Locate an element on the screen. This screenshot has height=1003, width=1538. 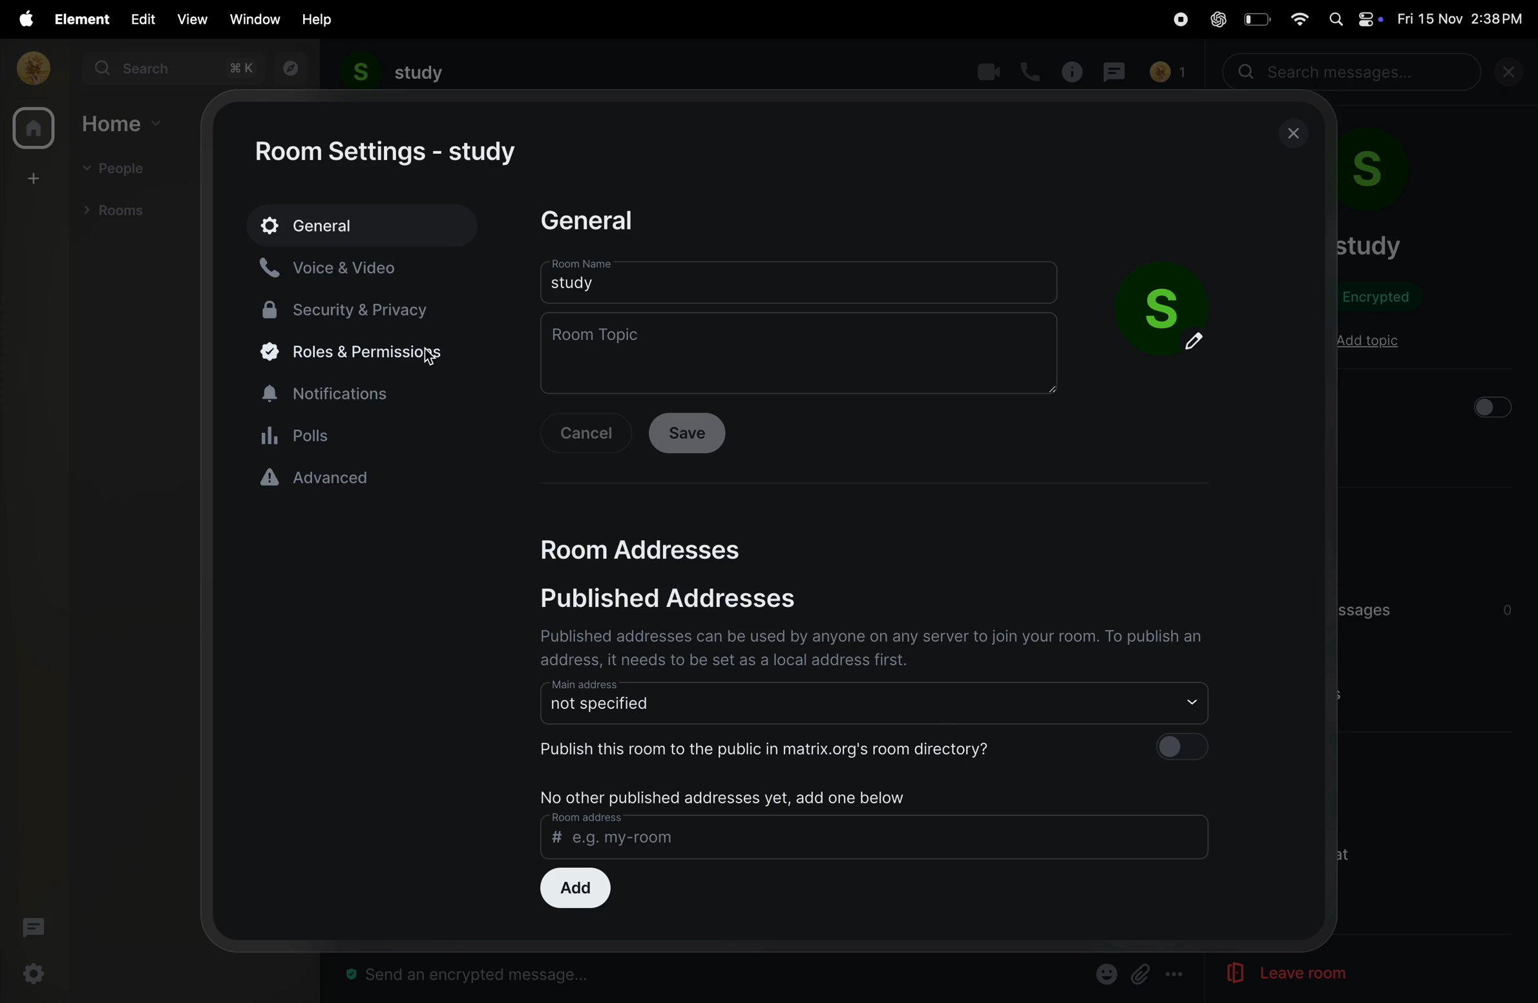
apple widgets is located at coordinates (1354, 18).